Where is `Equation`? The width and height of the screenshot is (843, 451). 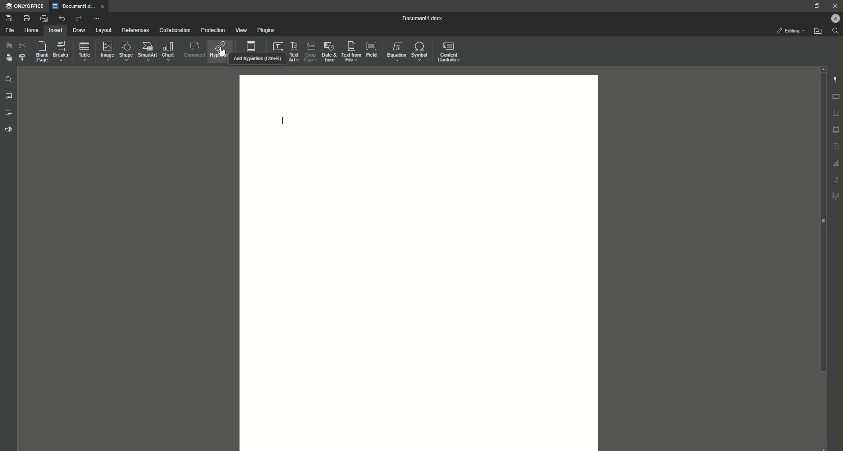
Equation is located at coordinates (396, 51).